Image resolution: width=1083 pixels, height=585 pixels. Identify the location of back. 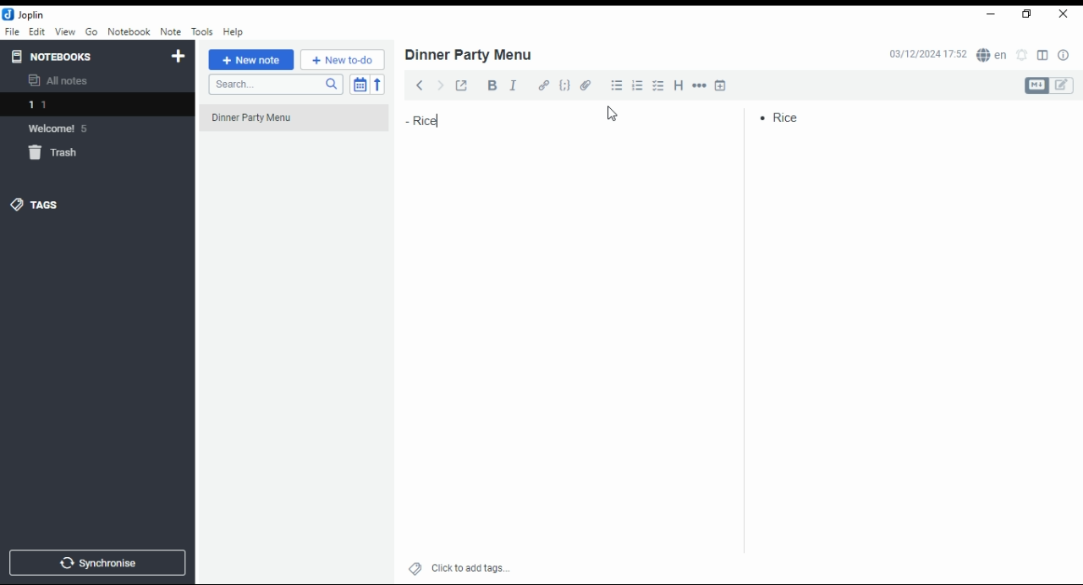
(416, 84).